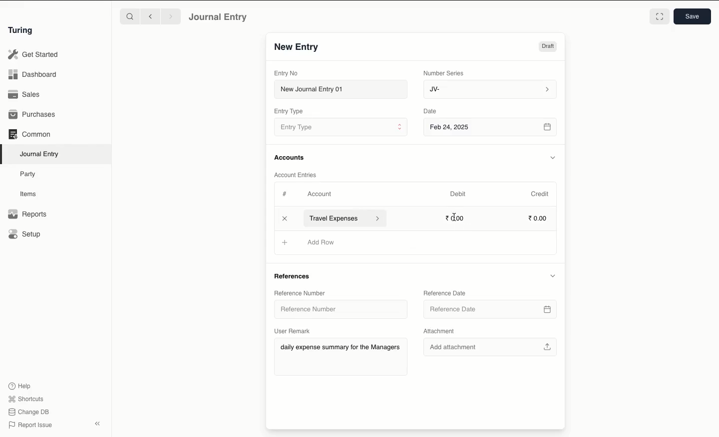  What do you see at coordinates (31, 426) in the screenshot?
I see `Report Issue` at bounding box center [31, 426].